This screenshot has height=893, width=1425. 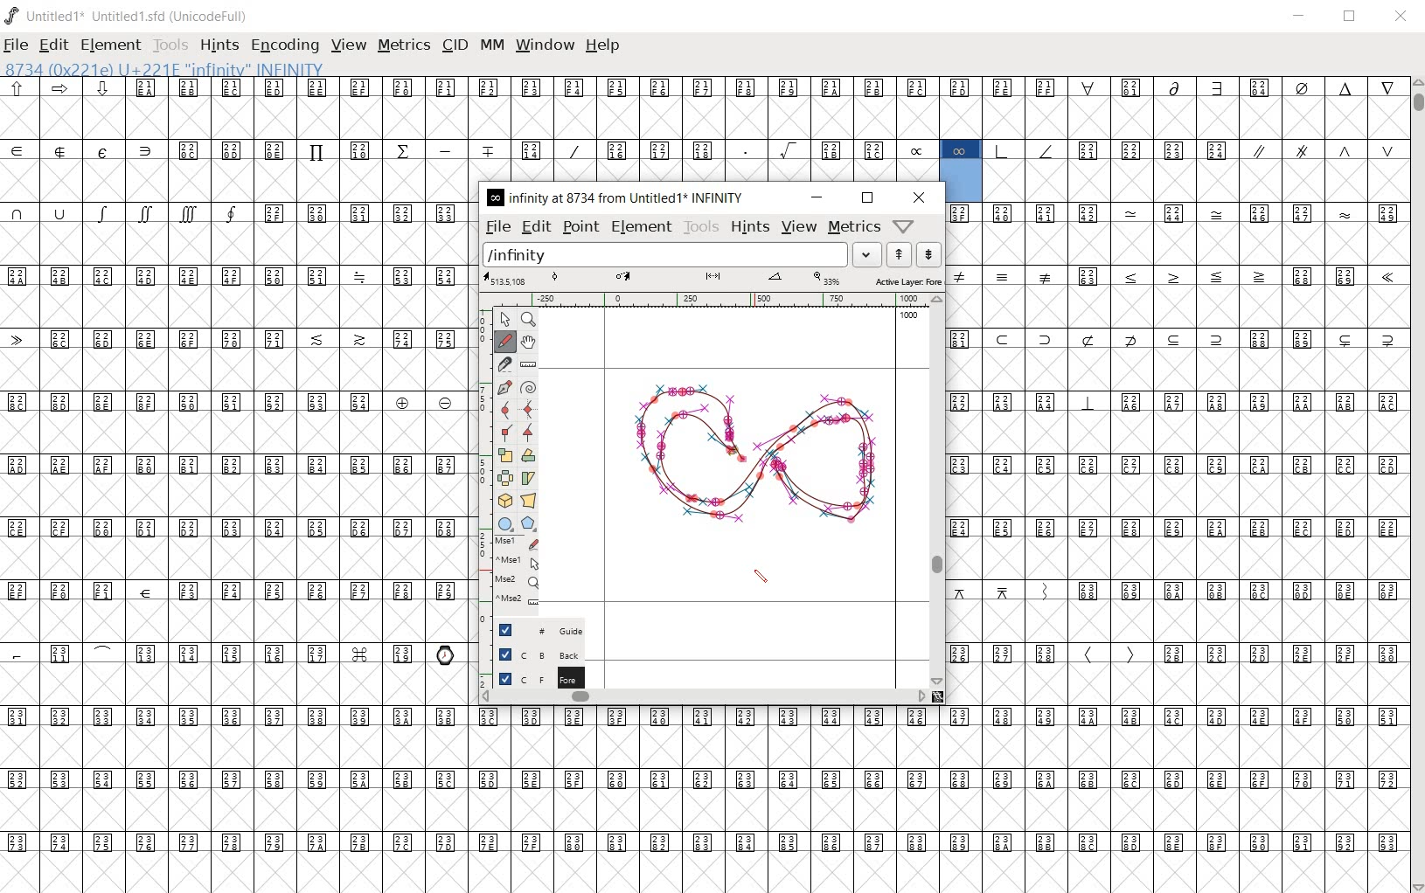 What do you see at coordinates (853, 227) in the screenshot?
I see `metrics` at bounding box center [853, 227].